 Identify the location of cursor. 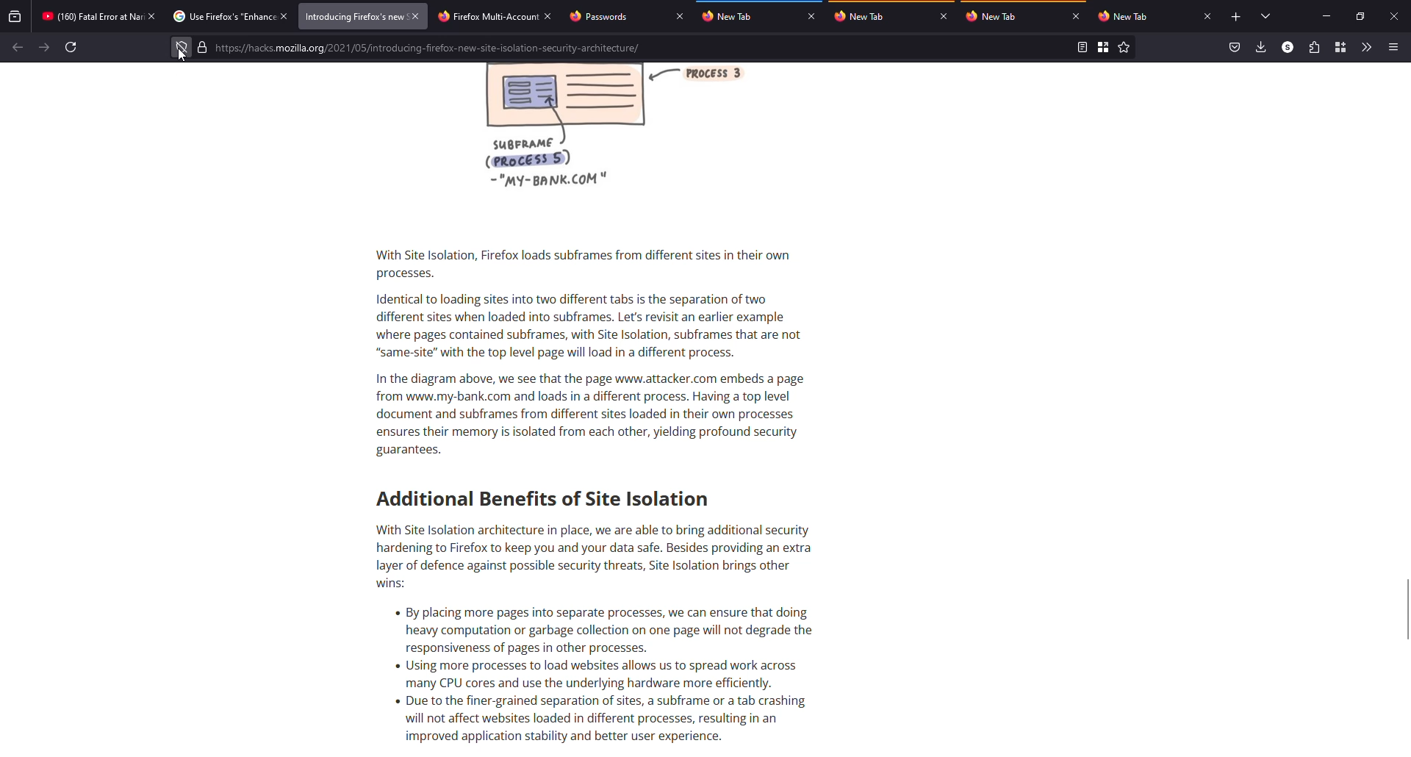
(182, 55).